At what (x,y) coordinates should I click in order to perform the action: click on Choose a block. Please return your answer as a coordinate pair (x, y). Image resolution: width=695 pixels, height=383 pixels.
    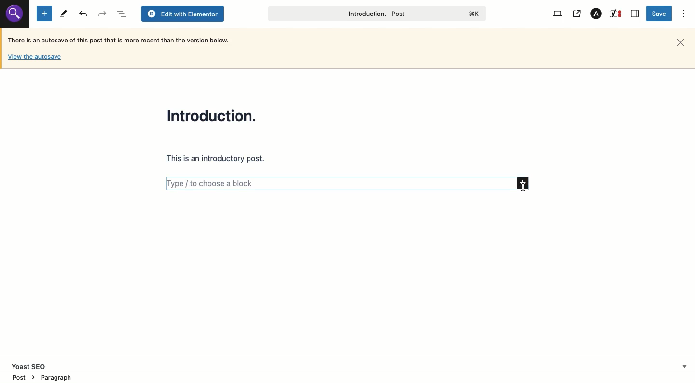
    Looking at the image, I should click on (337, 183).